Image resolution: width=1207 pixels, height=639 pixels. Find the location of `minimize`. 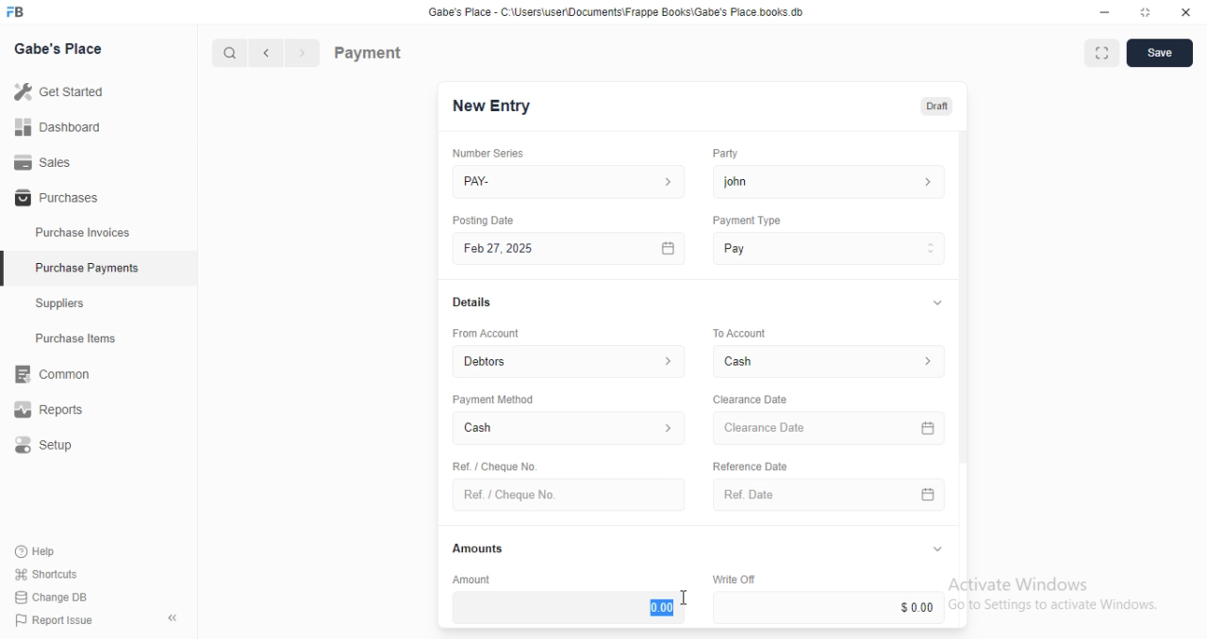

minimize is located at coordinates (1100, 11).